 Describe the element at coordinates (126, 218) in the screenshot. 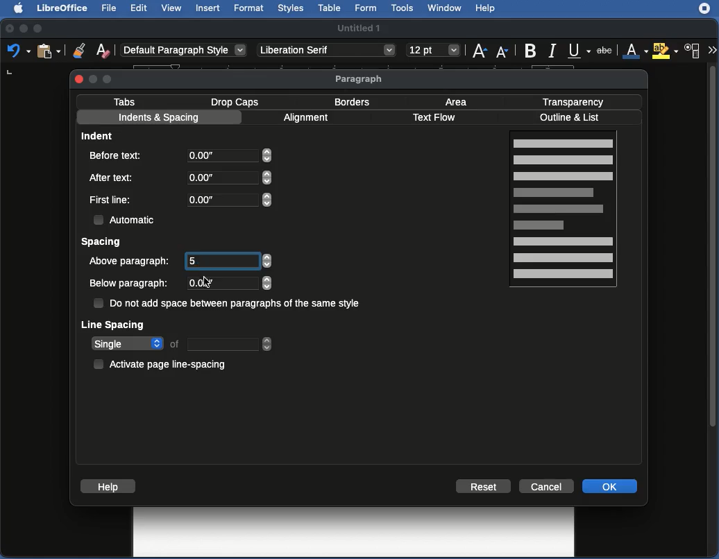

I see `Automatic` at that location.